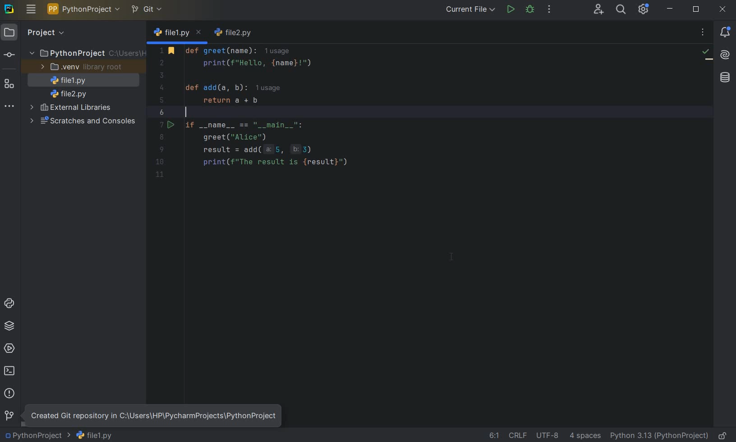 The width and height of the screenshot is (736, 442). Describe the element at coordinates (468, 10) in the screenshot. I see `current file` at that location.